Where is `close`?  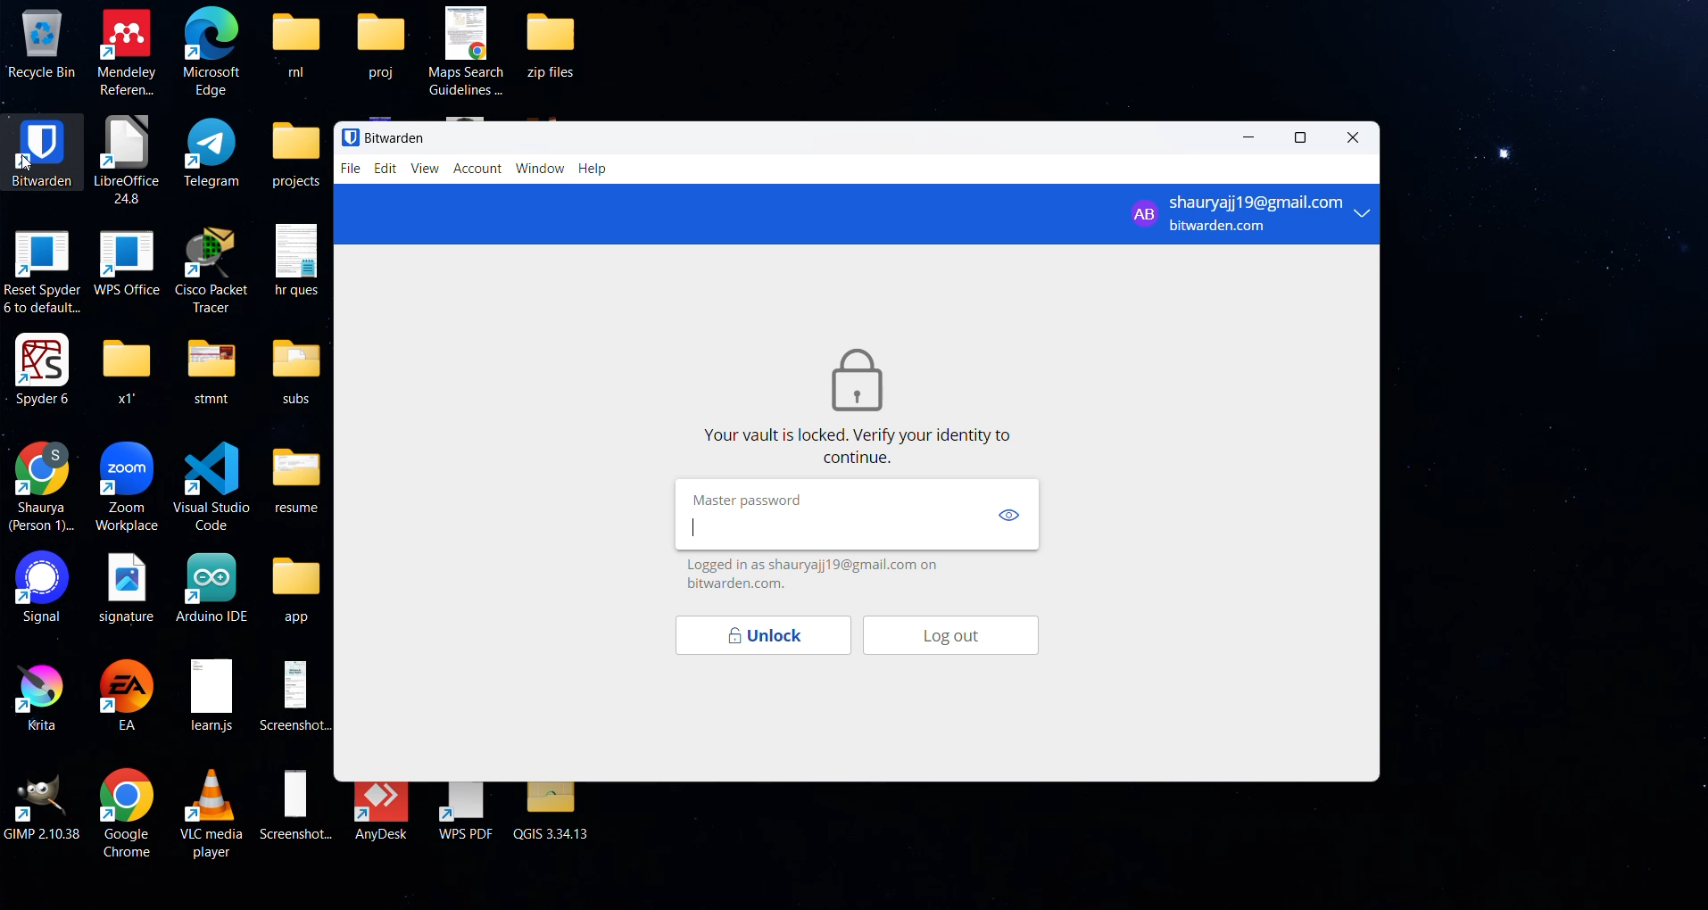
close is located at coordinates (1347, 141).